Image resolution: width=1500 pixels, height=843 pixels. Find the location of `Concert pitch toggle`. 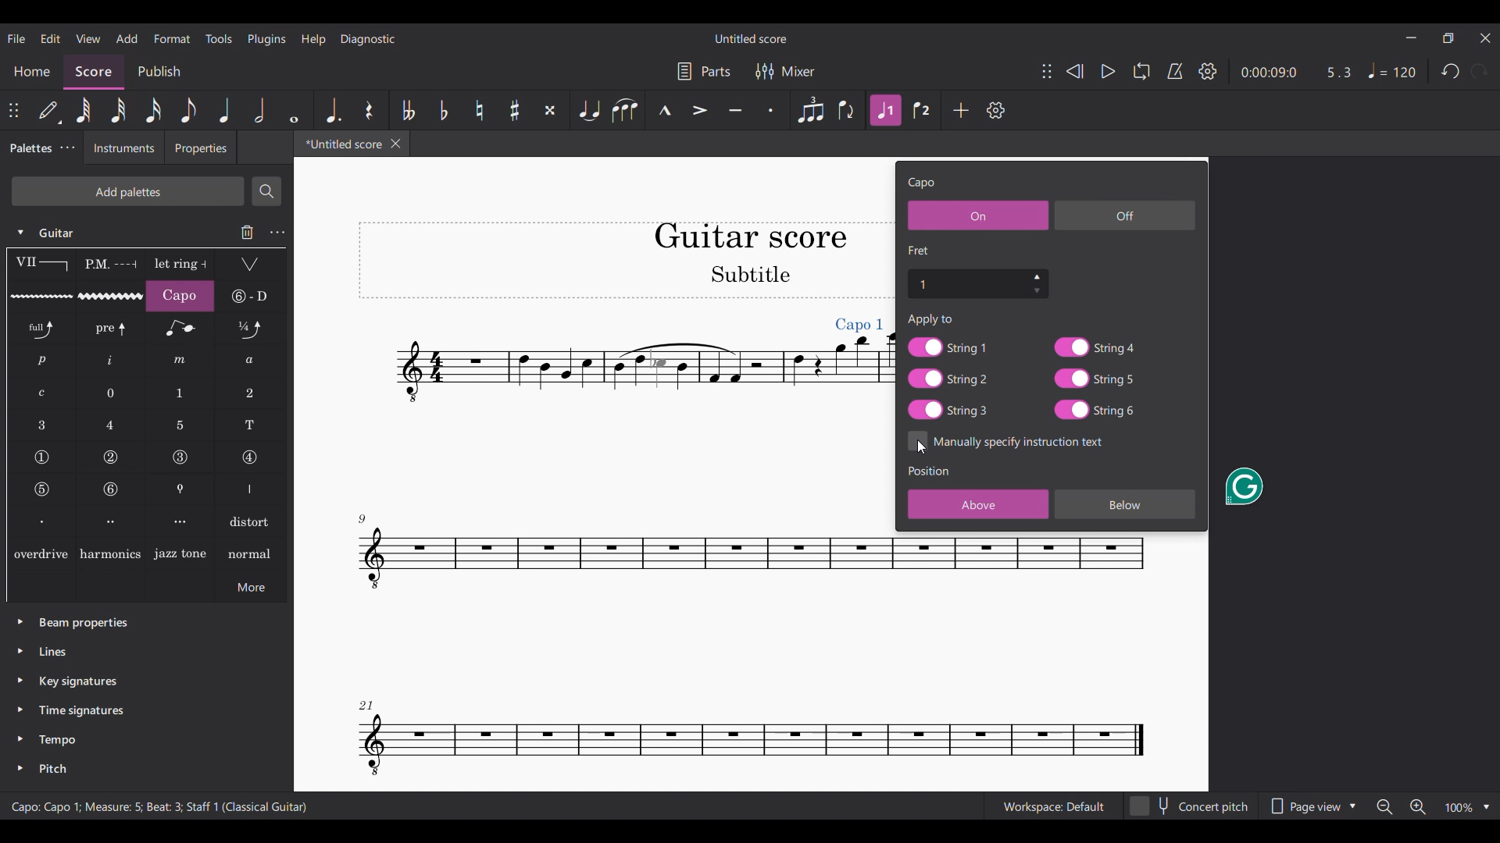

Concert pitch toggle is located at coordinates (1191, 806).